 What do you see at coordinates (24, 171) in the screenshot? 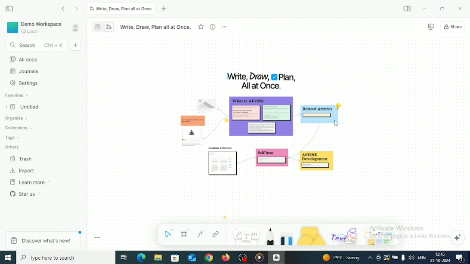
I see `Import` at bounding box center [24, 171].